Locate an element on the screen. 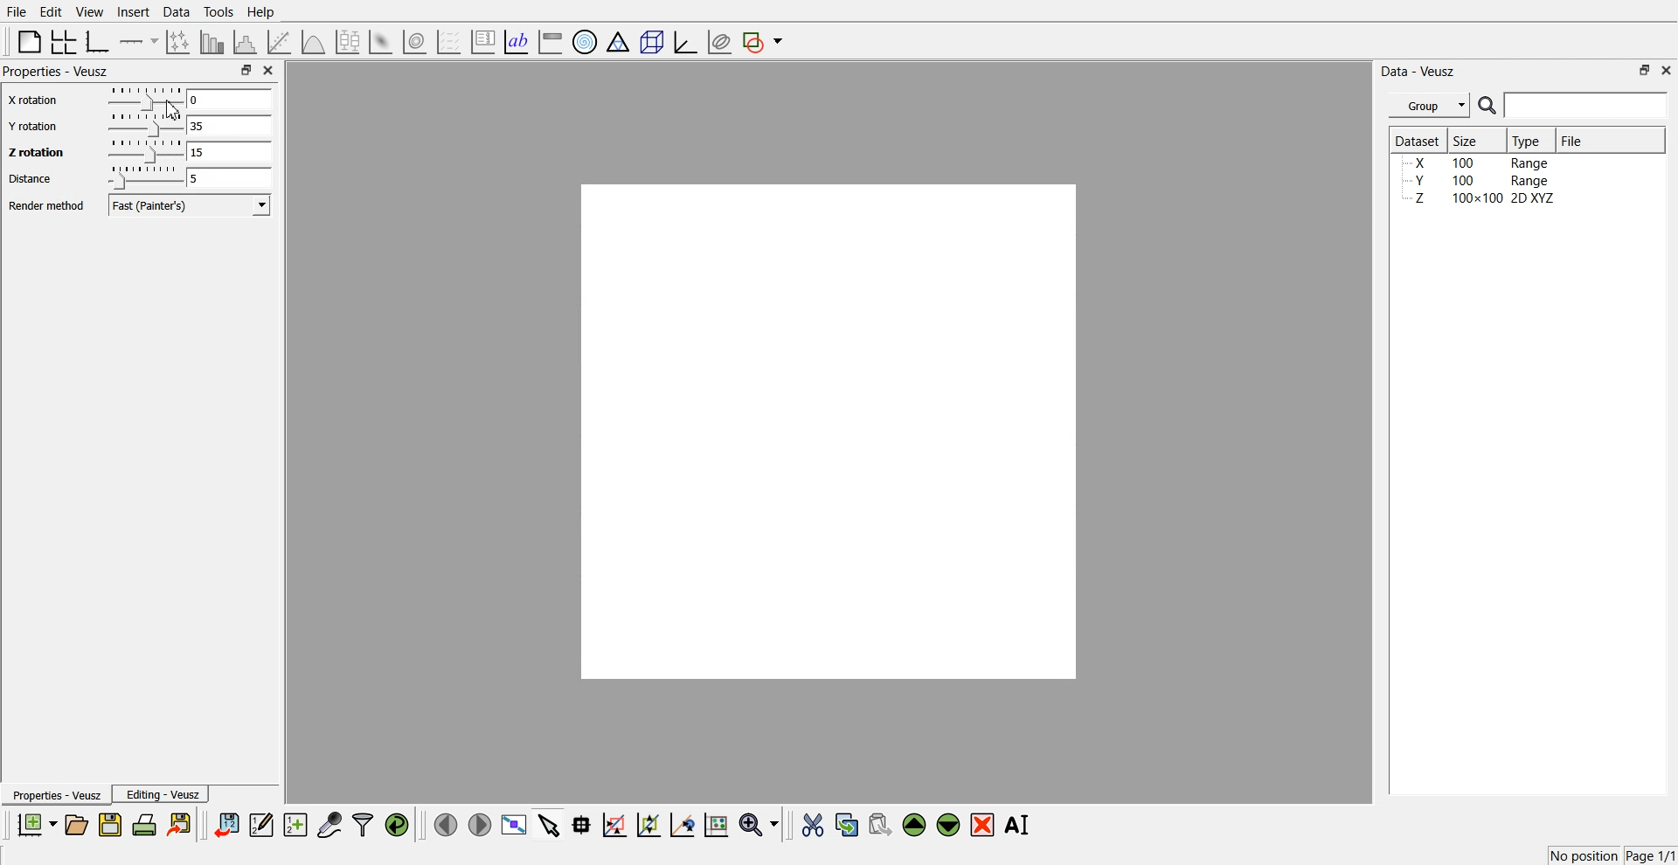 The height and width of the screenshot is (865, 1678). Search Bar is located at coordinates (1574, 105).